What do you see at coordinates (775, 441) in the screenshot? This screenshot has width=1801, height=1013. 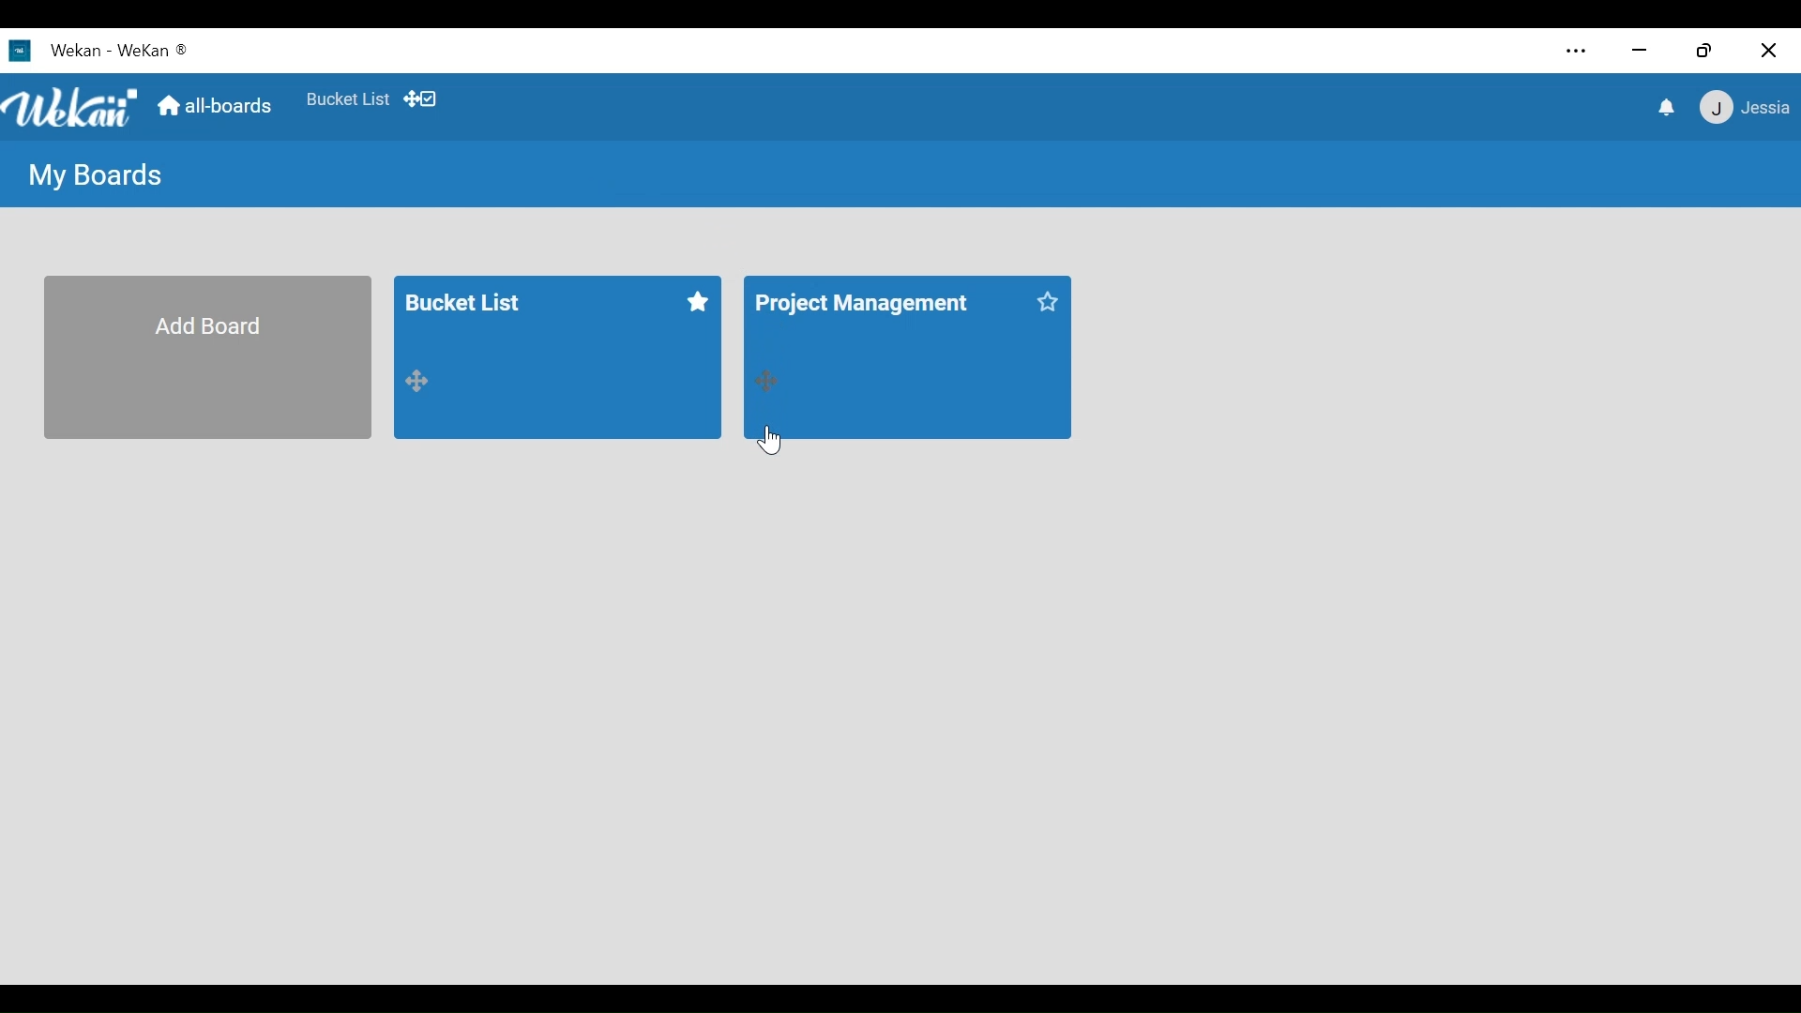 I see `Cursor` at bounding box center [775, 441].